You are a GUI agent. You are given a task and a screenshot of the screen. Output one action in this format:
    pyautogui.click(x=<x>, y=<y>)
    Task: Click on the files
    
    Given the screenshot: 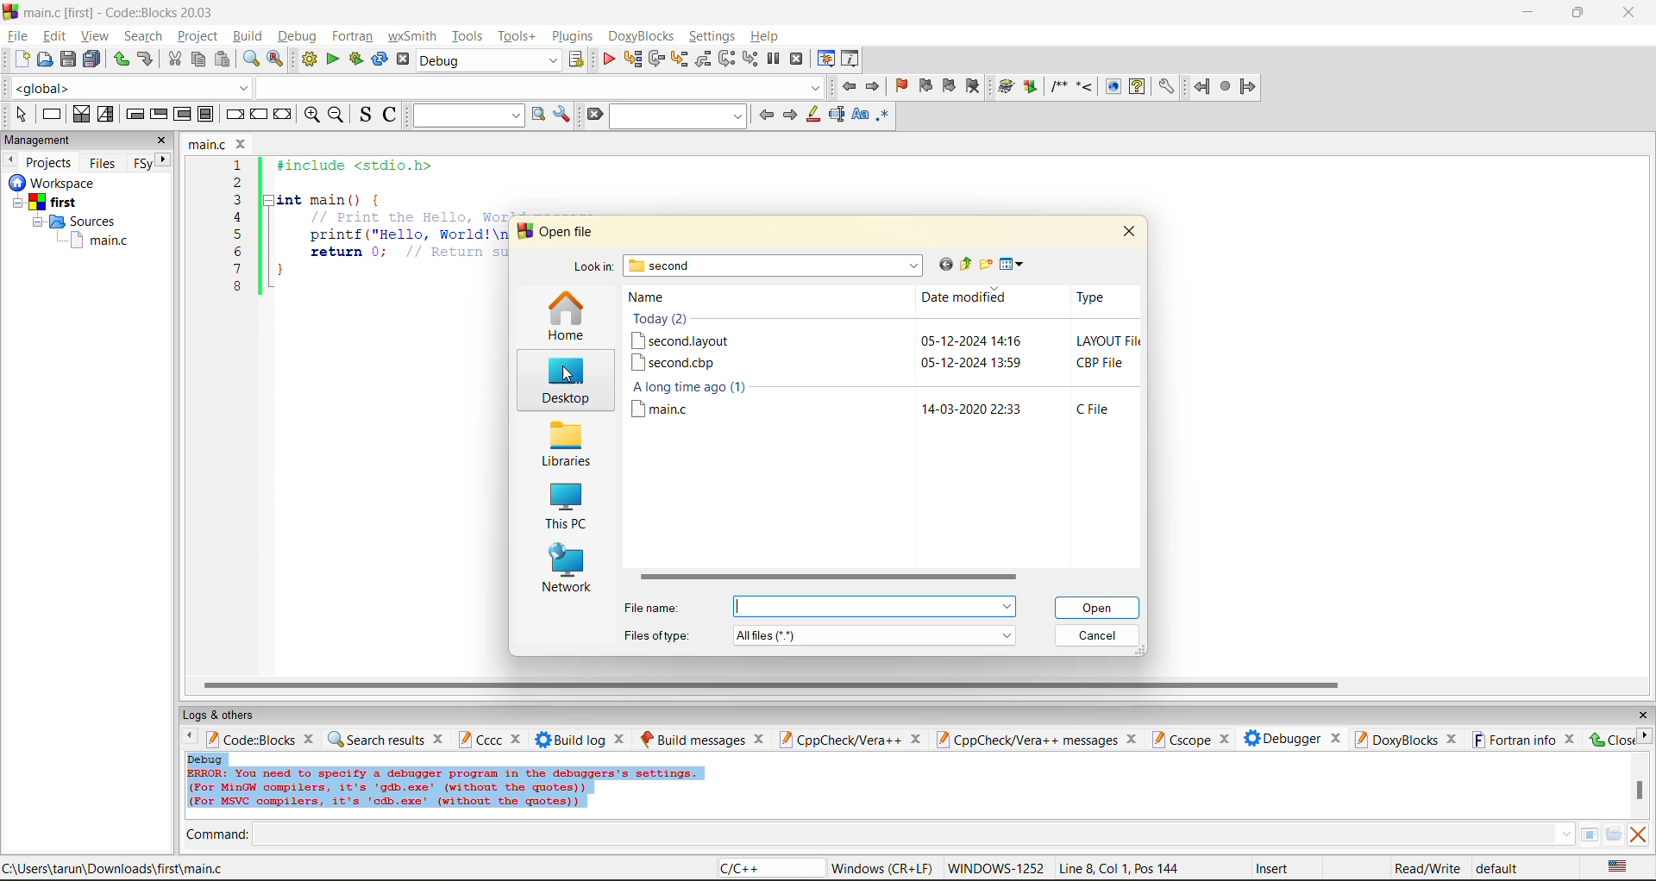 What is the action you would take?
    pyautogui.click(x=103, y=162)
    